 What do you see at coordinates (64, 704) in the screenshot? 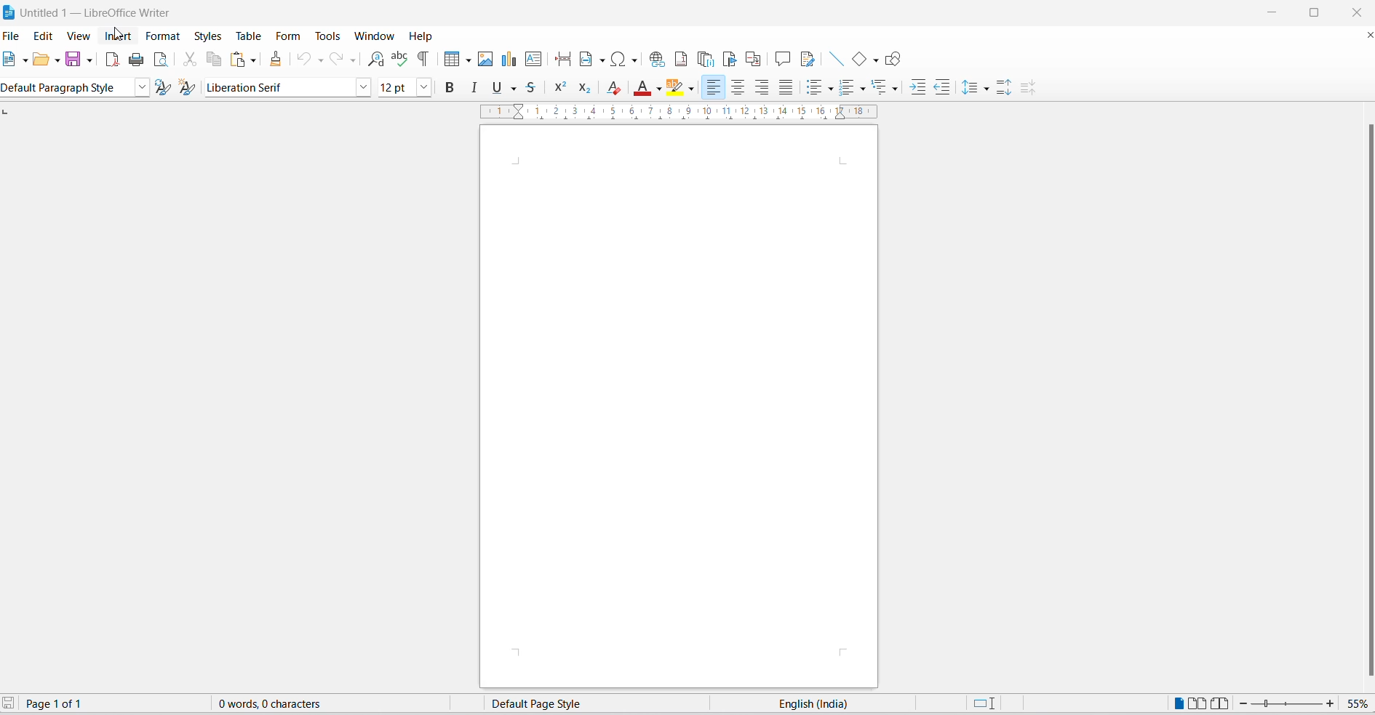
I see `Page 1 of 1` at bounding box center [64, 704].